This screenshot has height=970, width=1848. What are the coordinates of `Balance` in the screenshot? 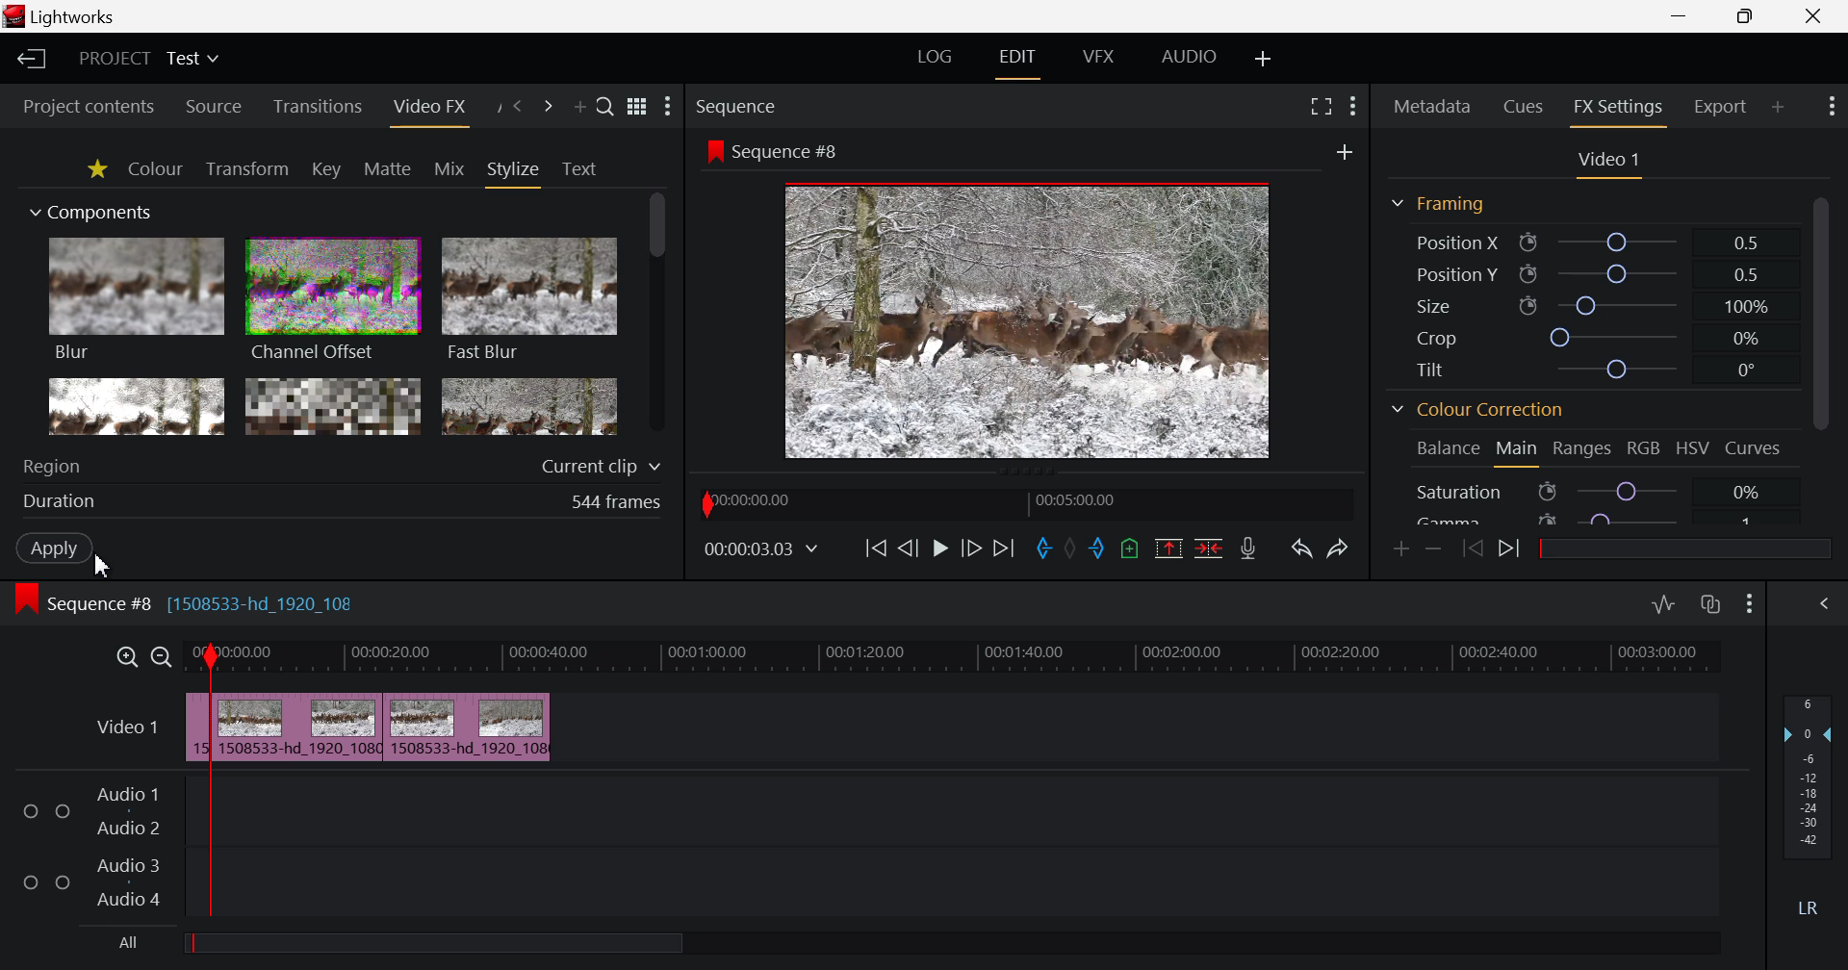 It's located at (1446, 450).